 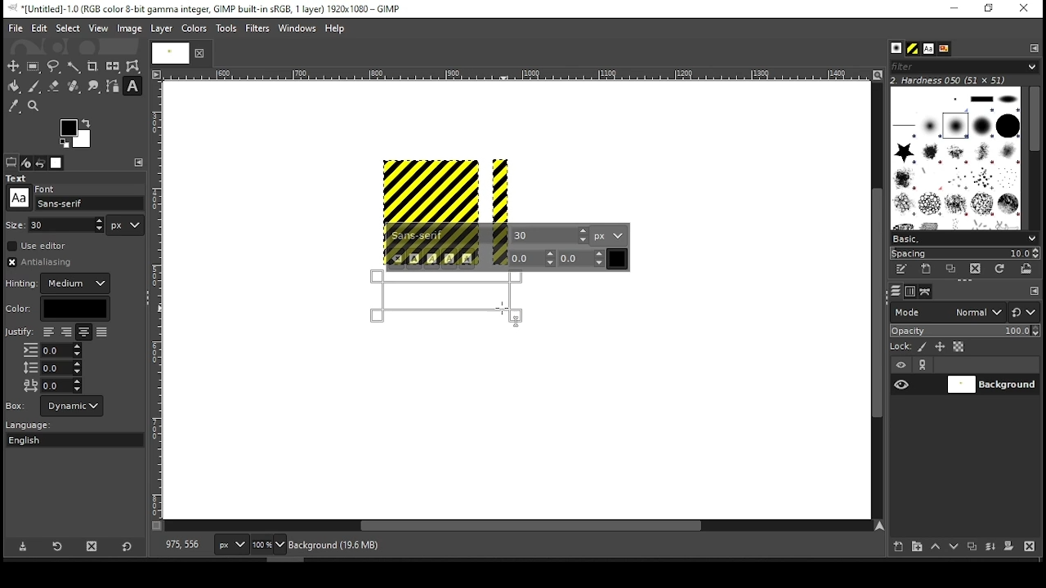 I want to click on fuzzy selection tool, so click(x=74, y=67).